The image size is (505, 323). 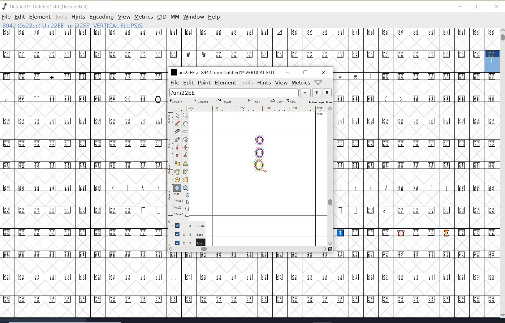 I want to click on GLYPHY CHARACTERS & NUMBERS, so click(x=167, y=284).